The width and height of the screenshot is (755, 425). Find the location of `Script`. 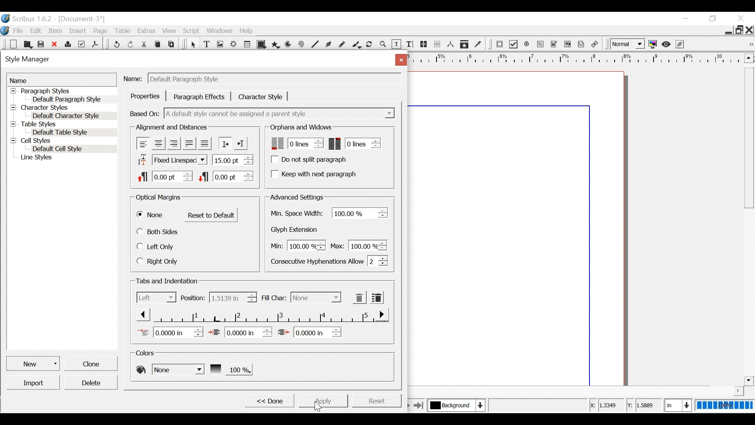

Script is located at coordinates (192, 31).